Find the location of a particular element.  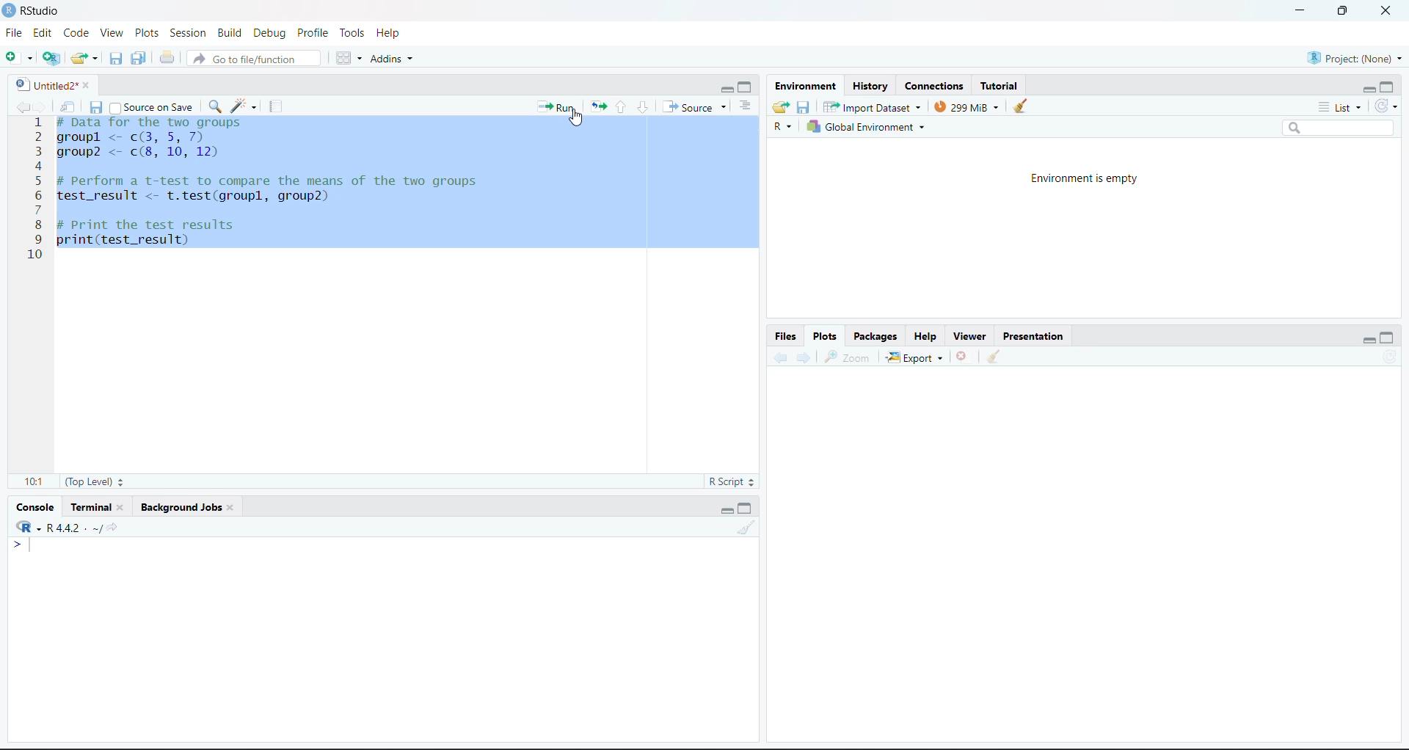

Plots is located at coordinates (146, 32).